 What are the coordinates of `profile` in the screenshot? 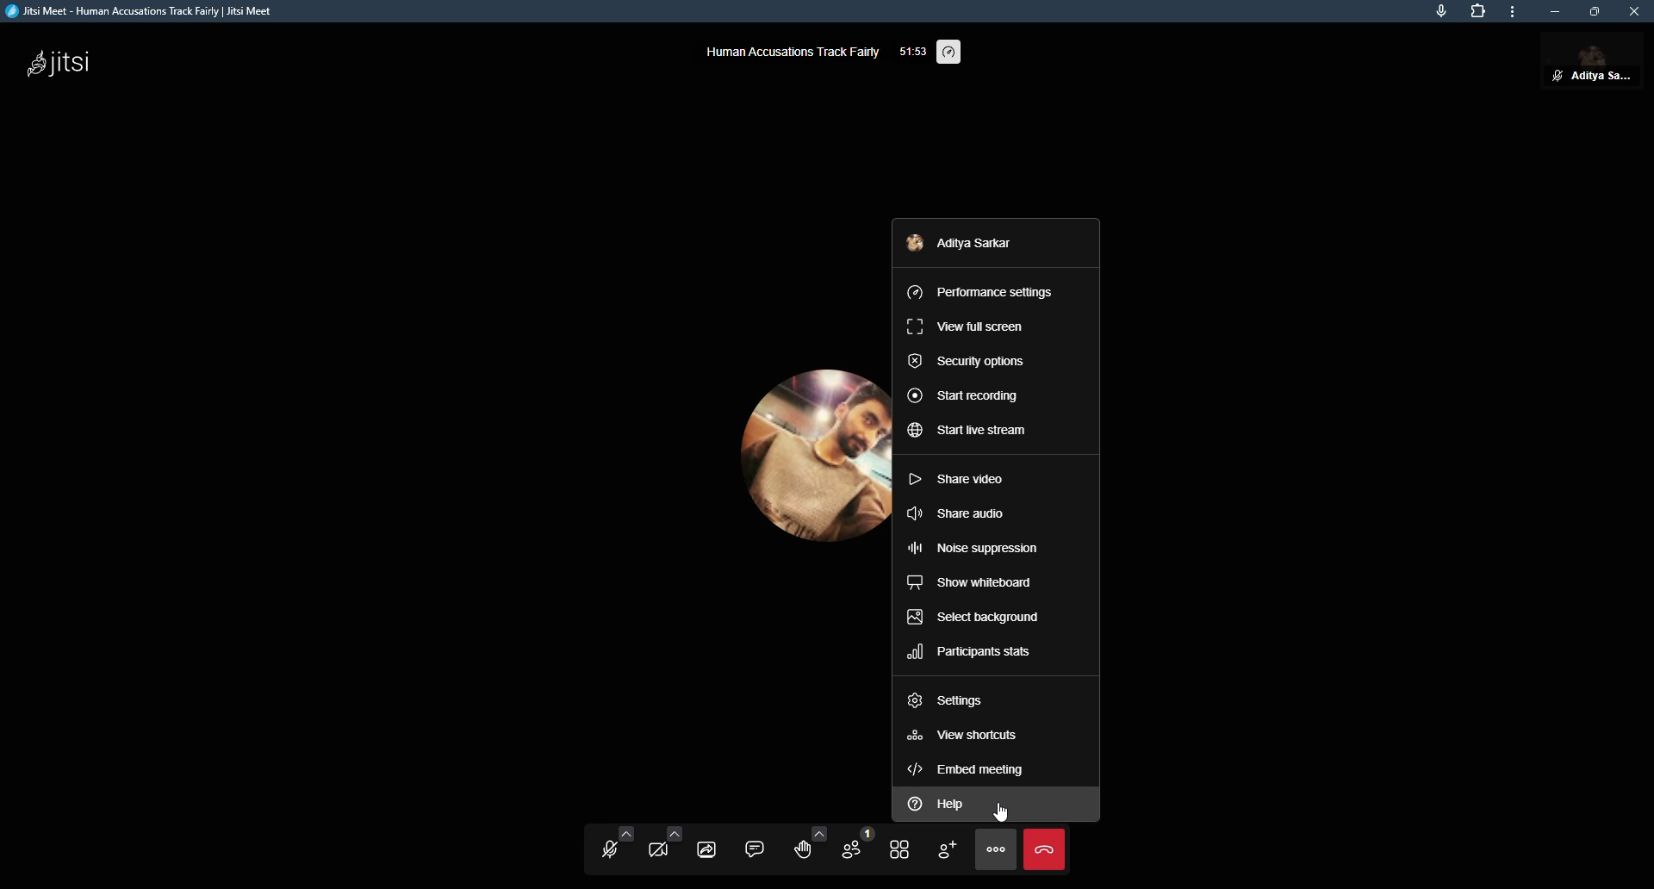 It's located at (1604, 66).